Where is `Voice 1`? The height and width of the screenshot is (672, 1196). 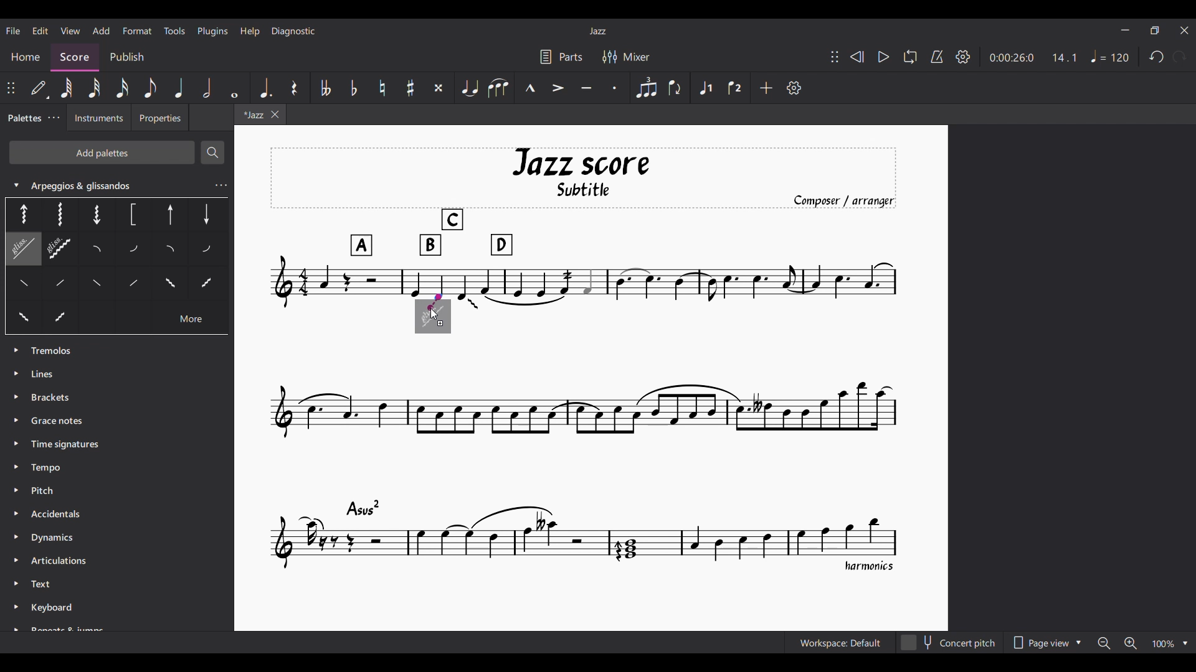
Voice 1 is located at coordinates (706, 87).